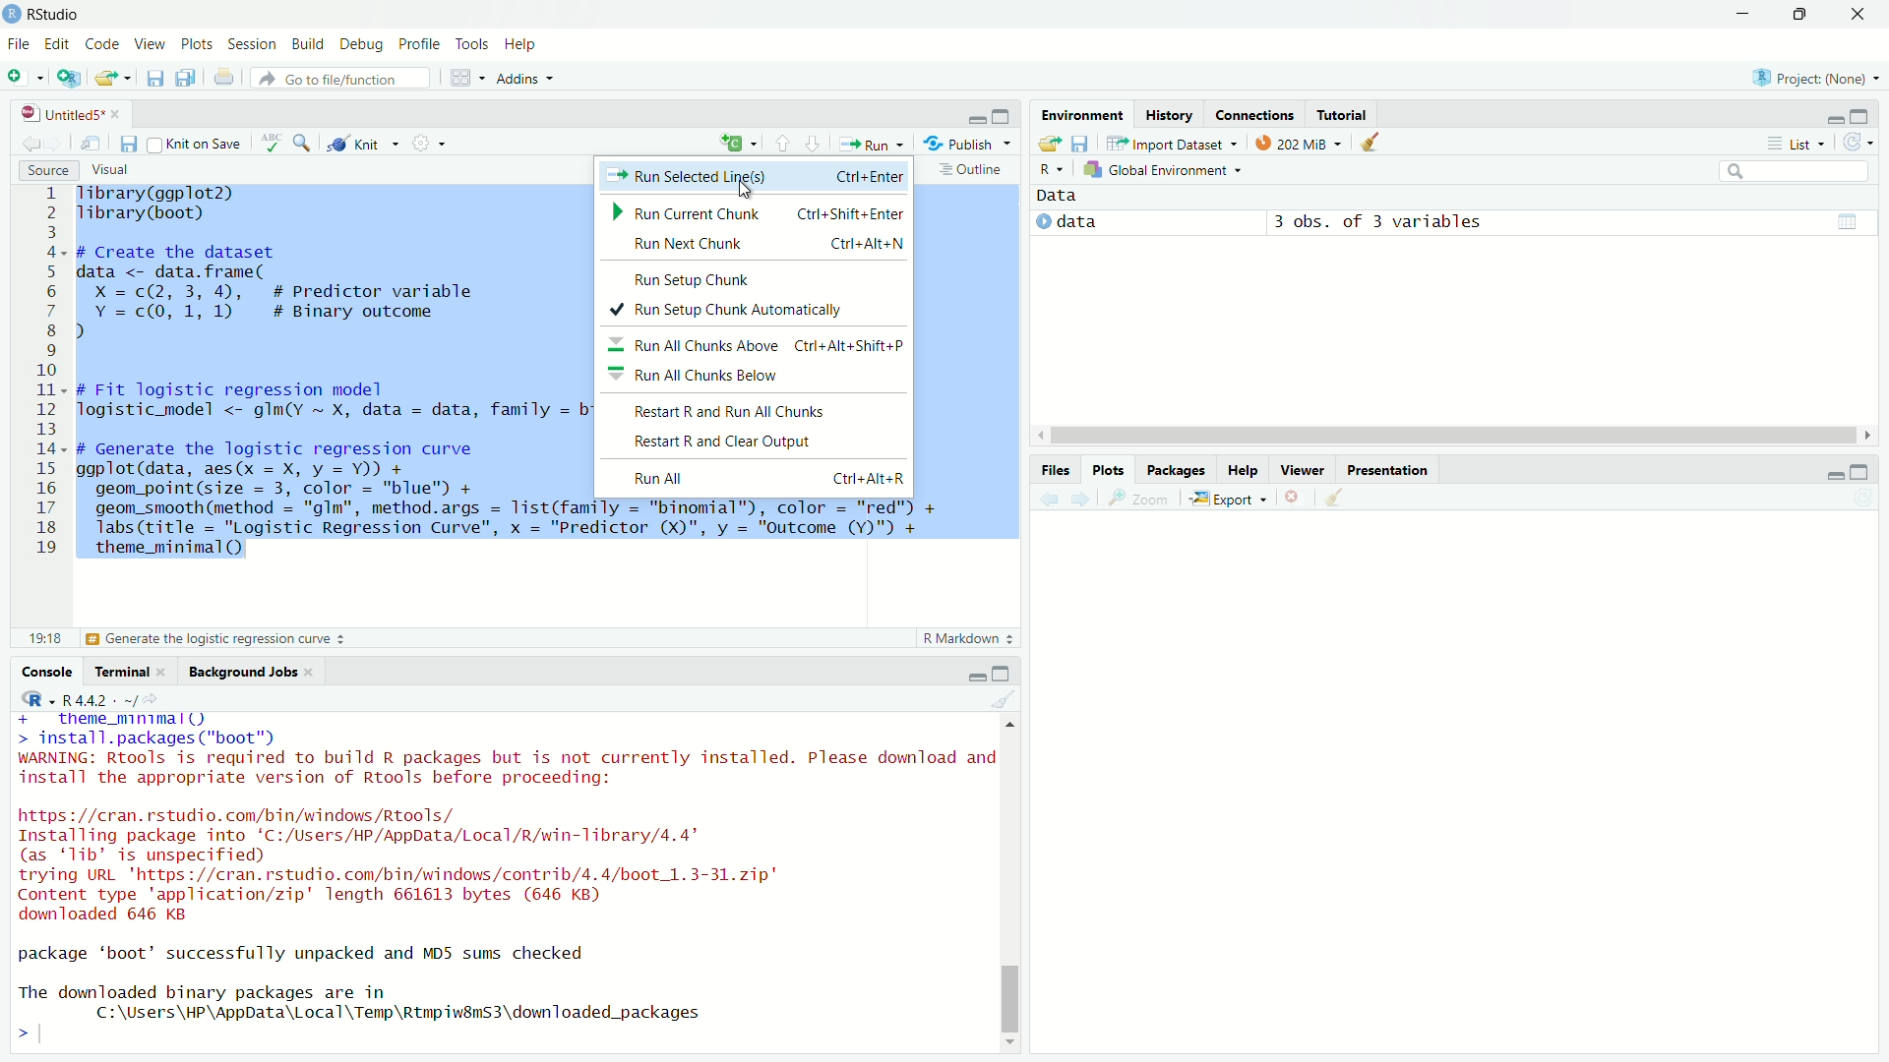 The image size is (1889, 1062). Describe the element at coordinates (1077, 221) in the screenshot. I see `data` at that location.